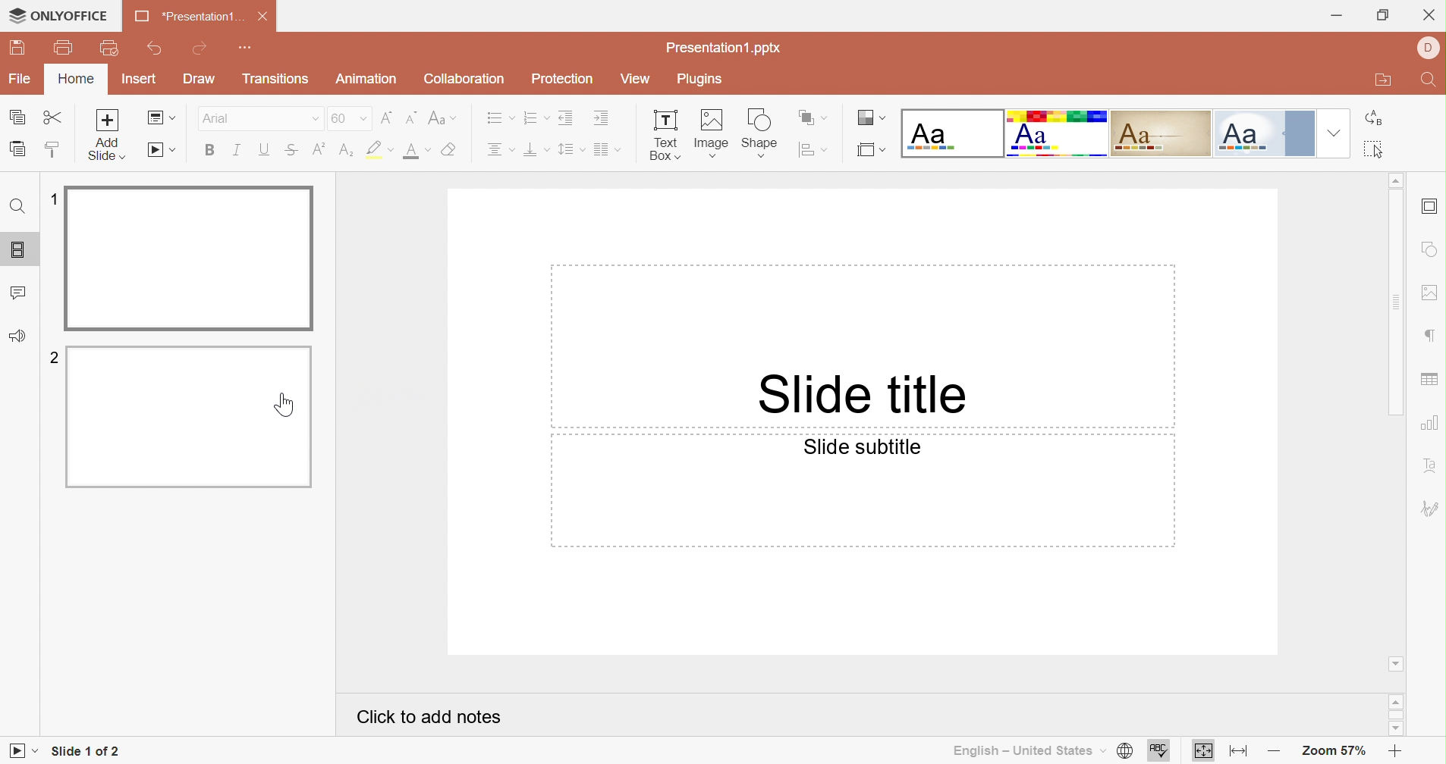 The image size is (1446, 764). Describe the element at coordinates (204, 79) in the screenshot. I see `Draw` at that location.